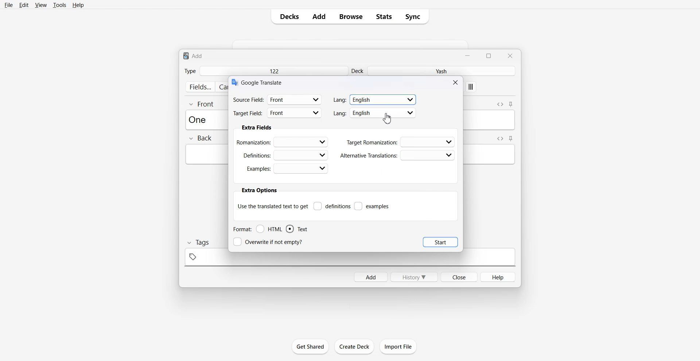 This screenshot has width=700, height=361. Describe the element at coordinates (263, 82) in the screenshot. I see `Text` at that location.